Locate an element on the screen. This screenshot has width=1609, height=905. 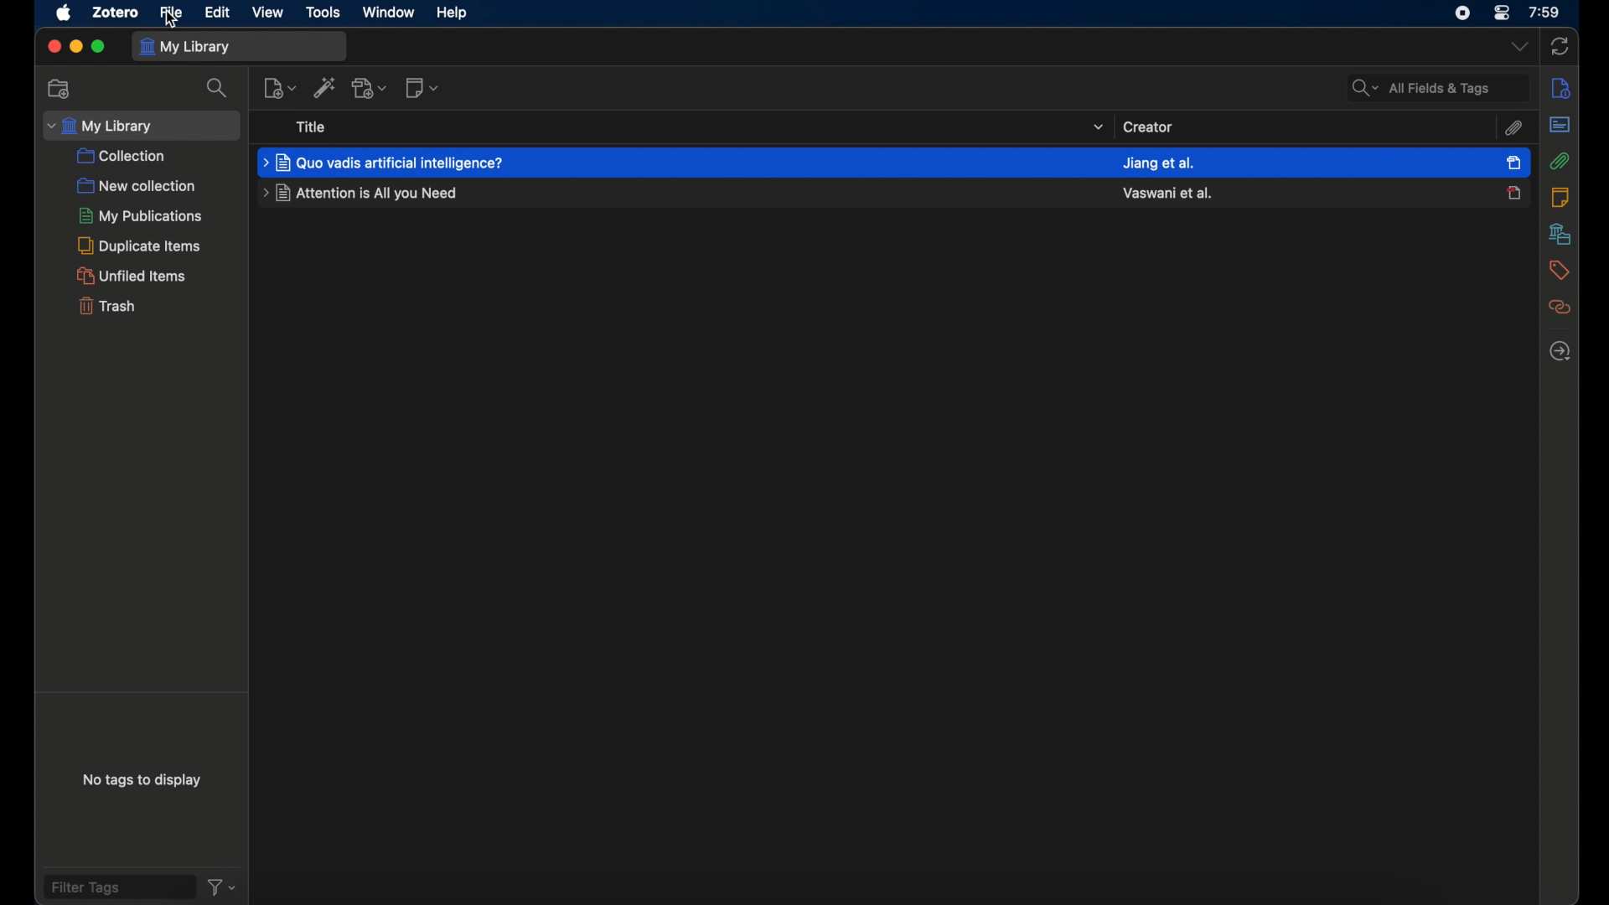
item name highlighted is located at coordinates (385, 163).